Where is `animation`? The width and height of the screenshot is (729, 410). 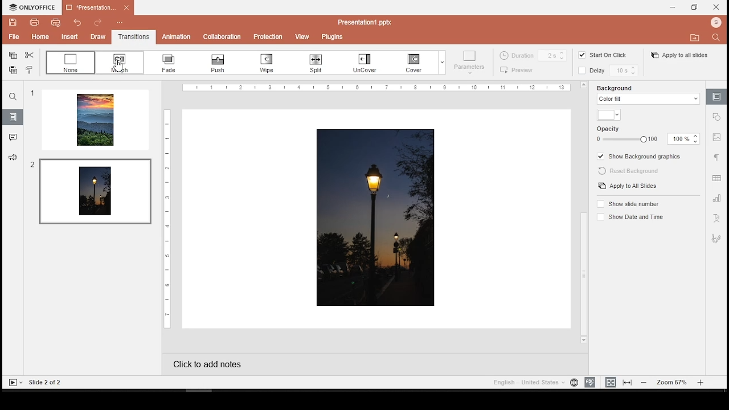
animation is located at coordinates (177, 37).